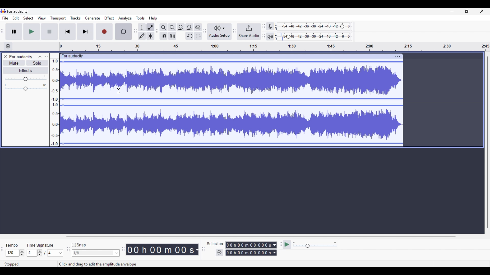  Describe the element at coordinates (270, 36) in the screenshot. I see `Playback meter` at that location.